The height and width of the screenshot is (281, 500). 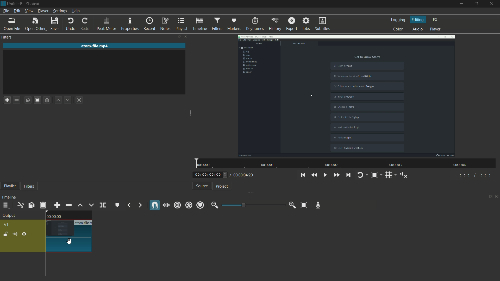 I want to click on remove the filter, so click(x=16, y=100).